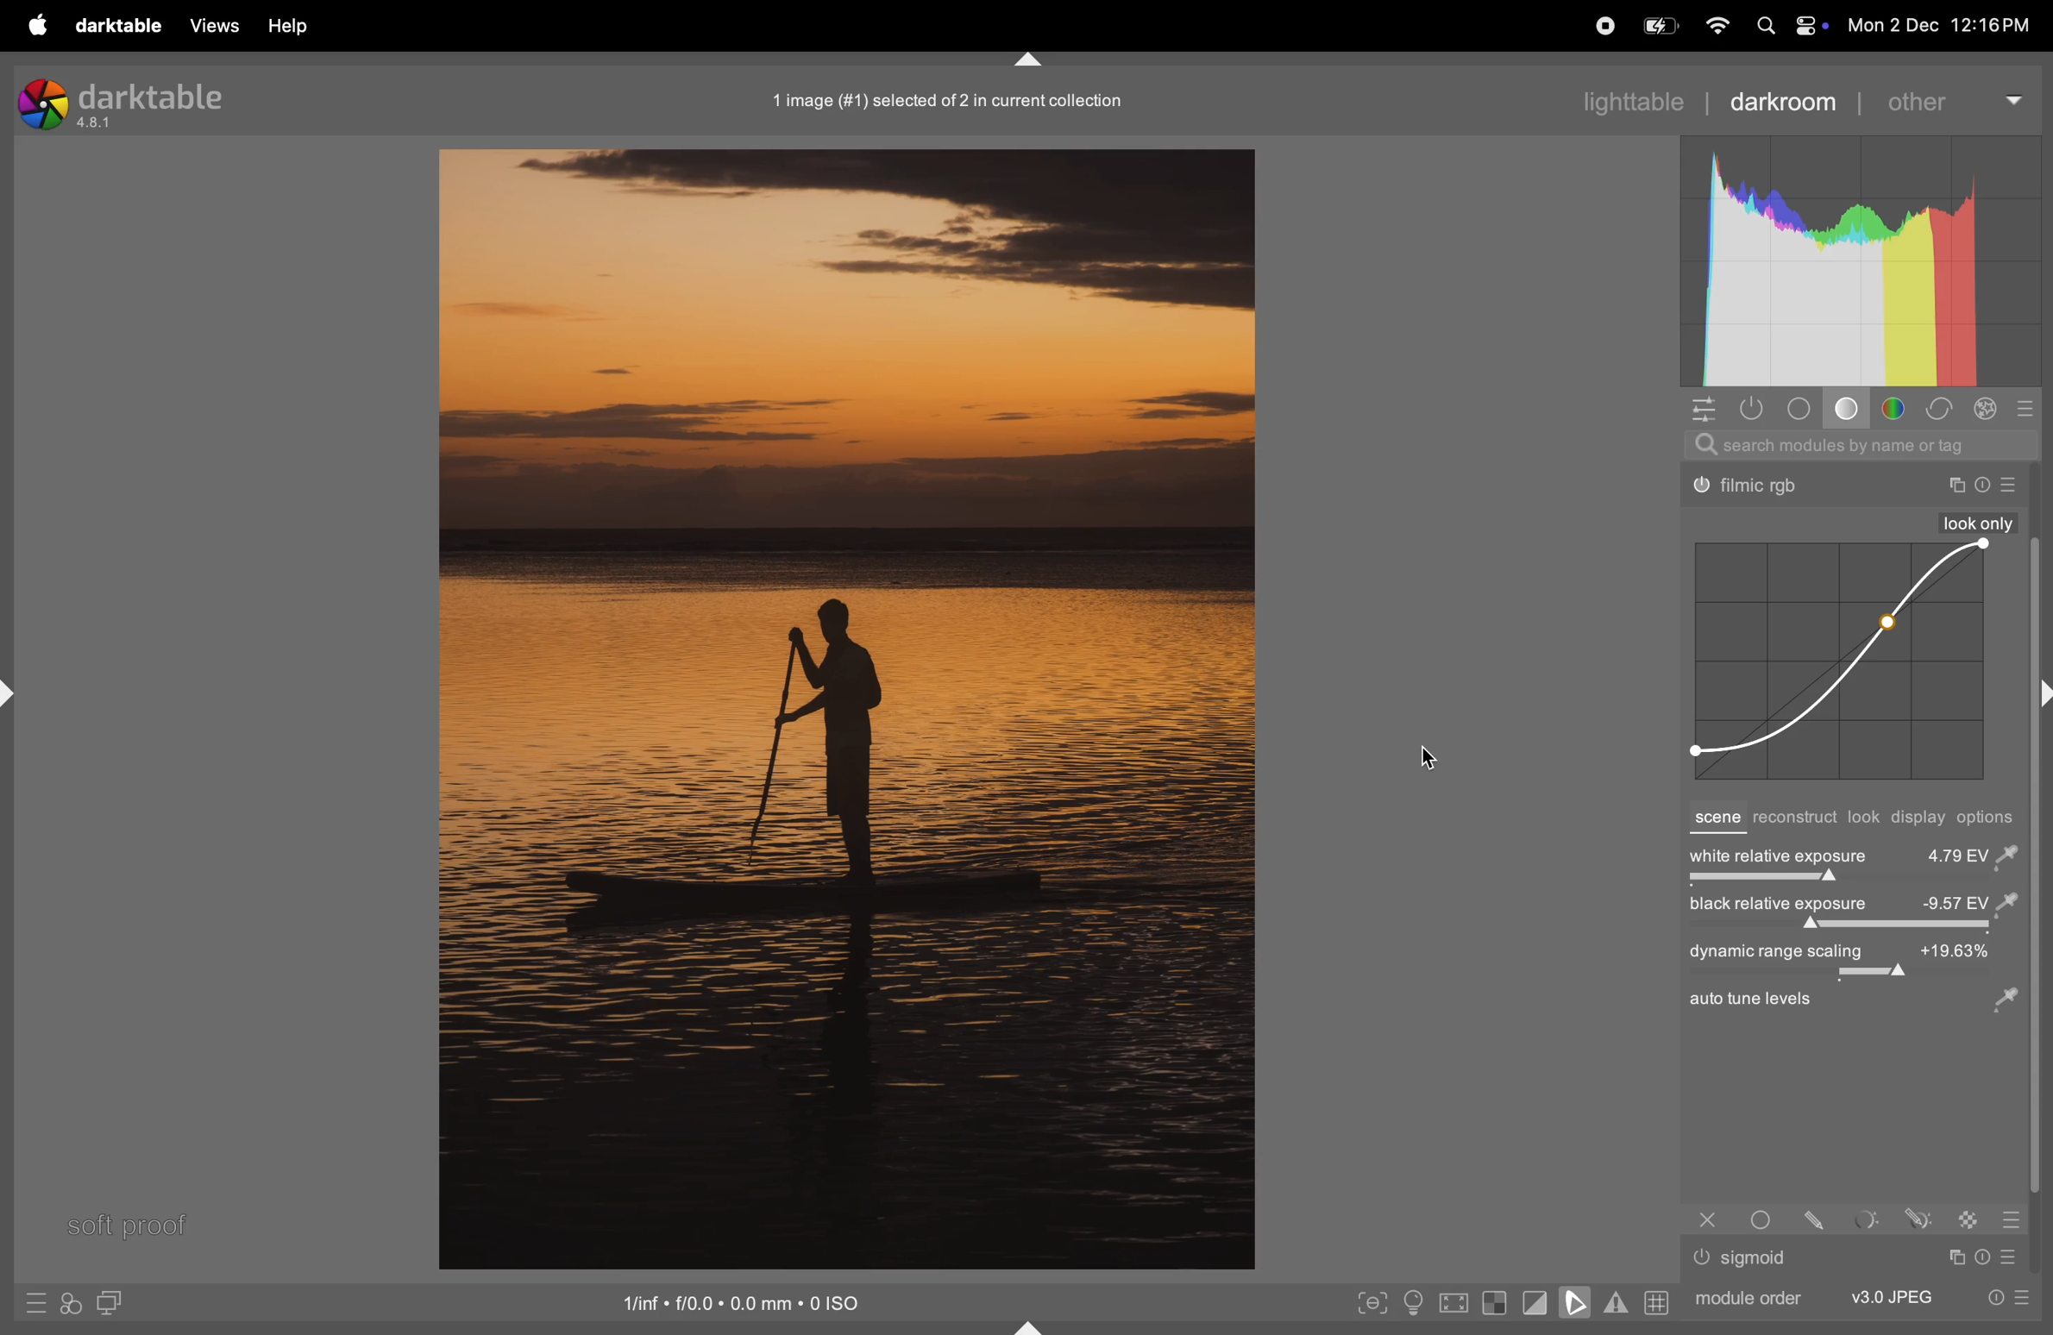 This screenshot has height=1335, width=2053. What do you see at coordinates (141, 99) in the screenshot?
I see `darktable version` at bounding box center [141, 99].